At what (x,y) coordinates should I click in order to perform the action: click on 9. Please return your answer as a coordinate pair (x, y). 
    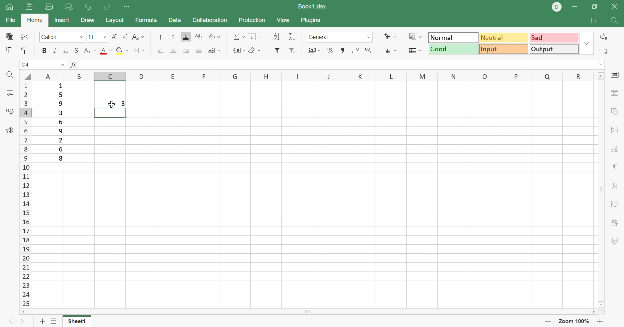
    Looking at the image, I should click on (60, 103).